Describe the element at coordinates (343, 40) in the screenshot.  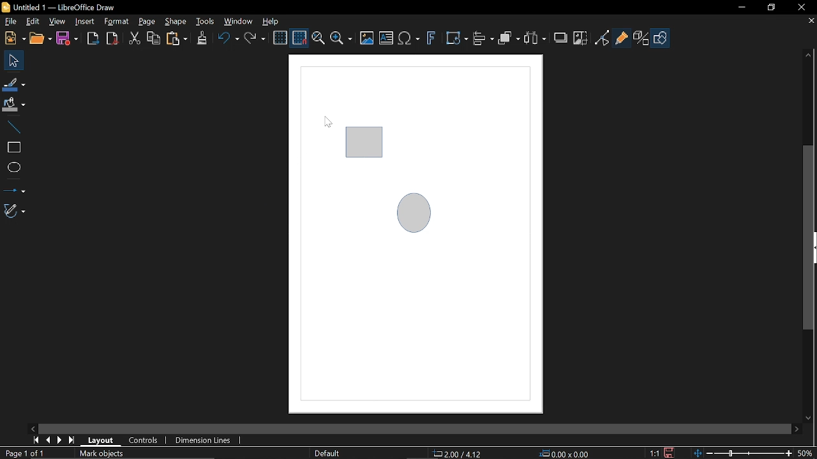
I see `Zoom` at that location.